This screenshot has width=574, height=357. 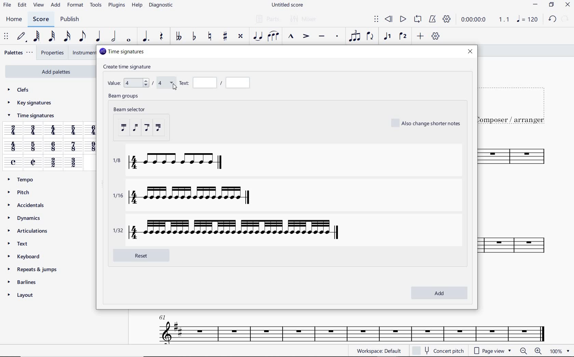 What do you see at coordinates (25, 218) in the screenshot?
I see `DYNAMICS` at bounding box center [25, 218].